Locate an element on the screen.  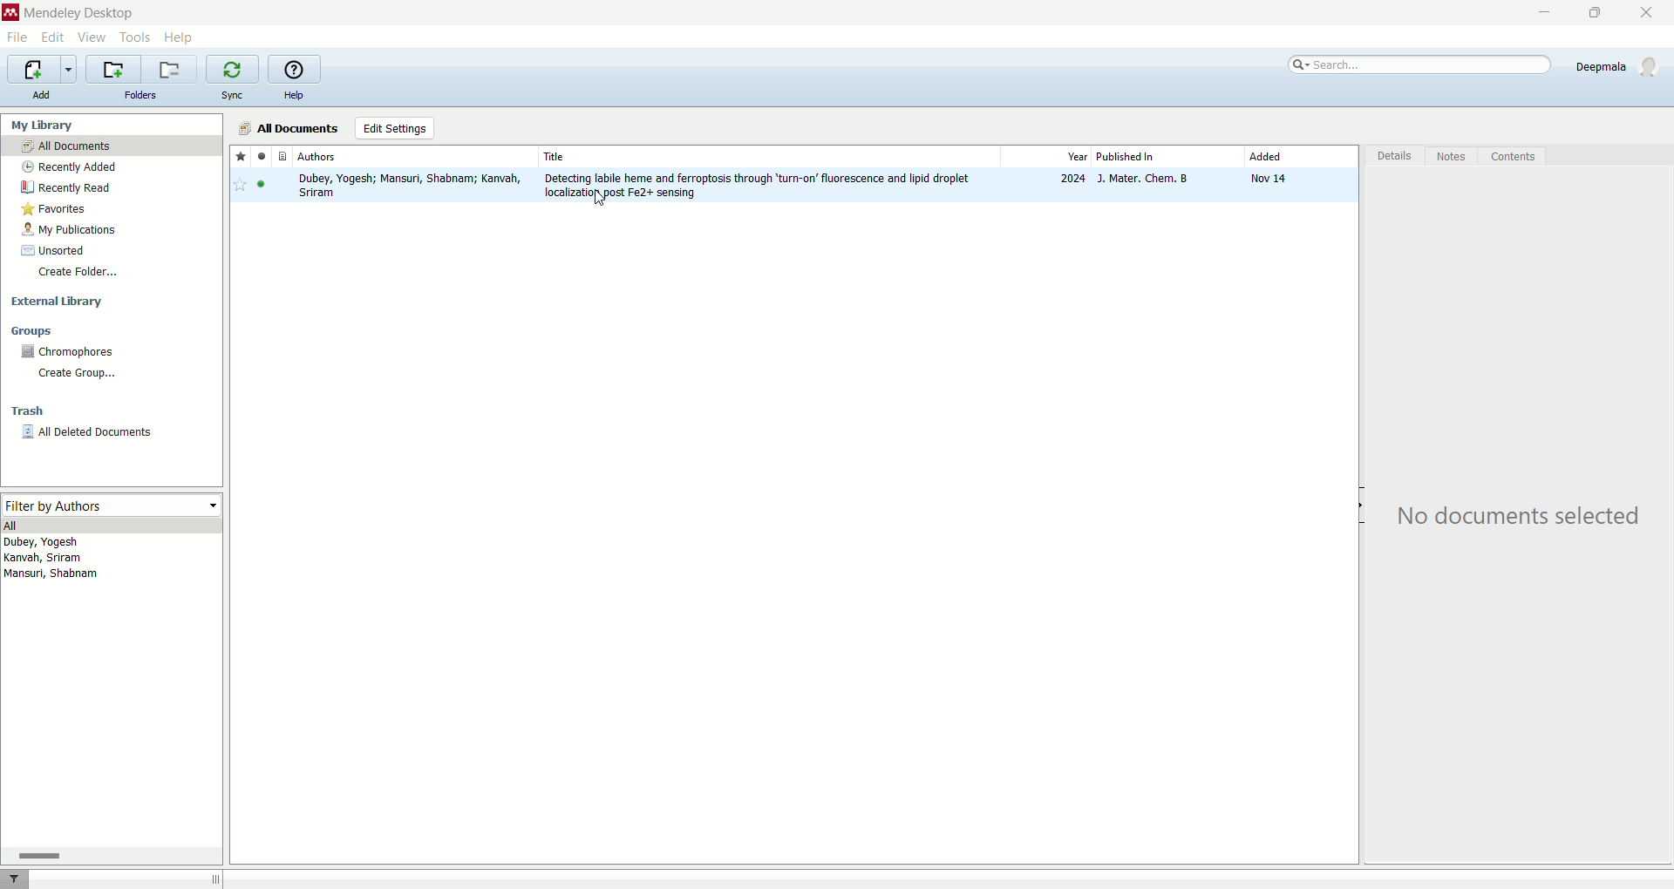
help is located at coordinates (179, 37).